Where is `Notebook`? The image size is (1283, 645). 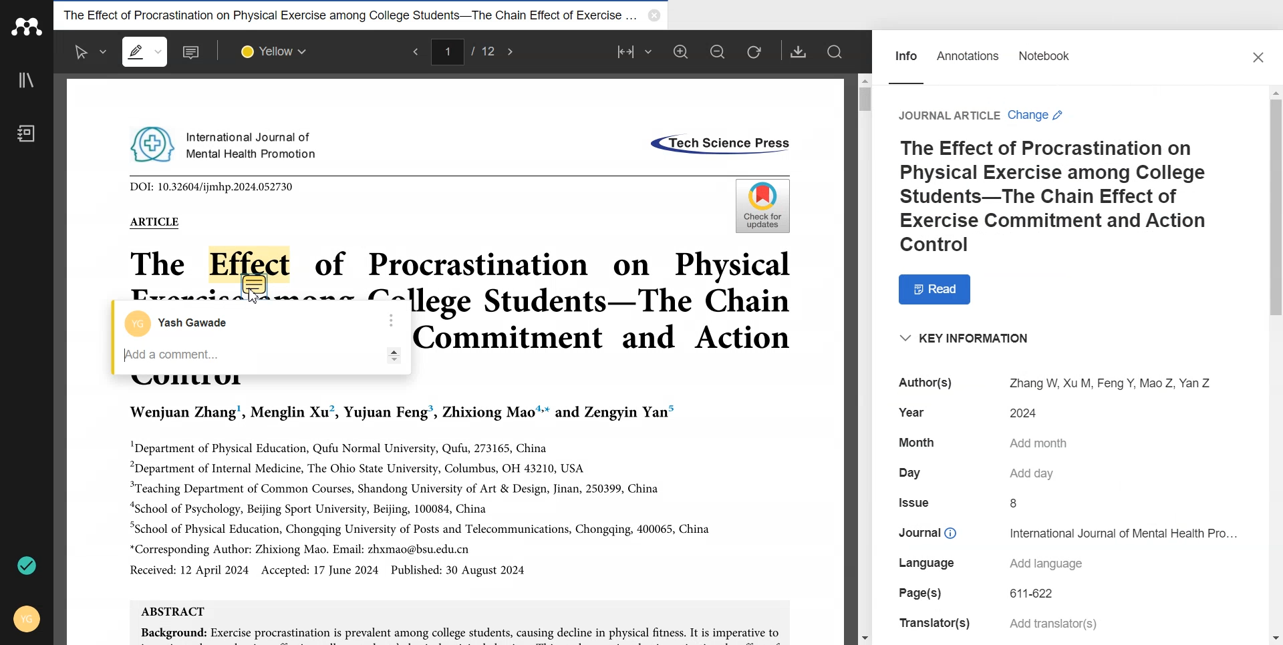
Notebook is located at coordinates (1046, 59).